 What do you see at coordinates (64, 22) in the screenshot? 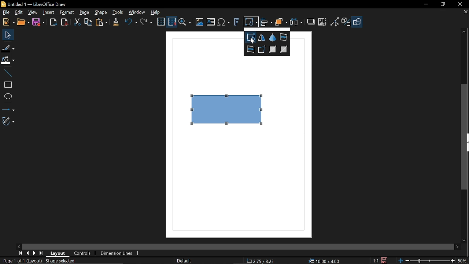
I see `Export as pdf` at bounding box center [64, 22].